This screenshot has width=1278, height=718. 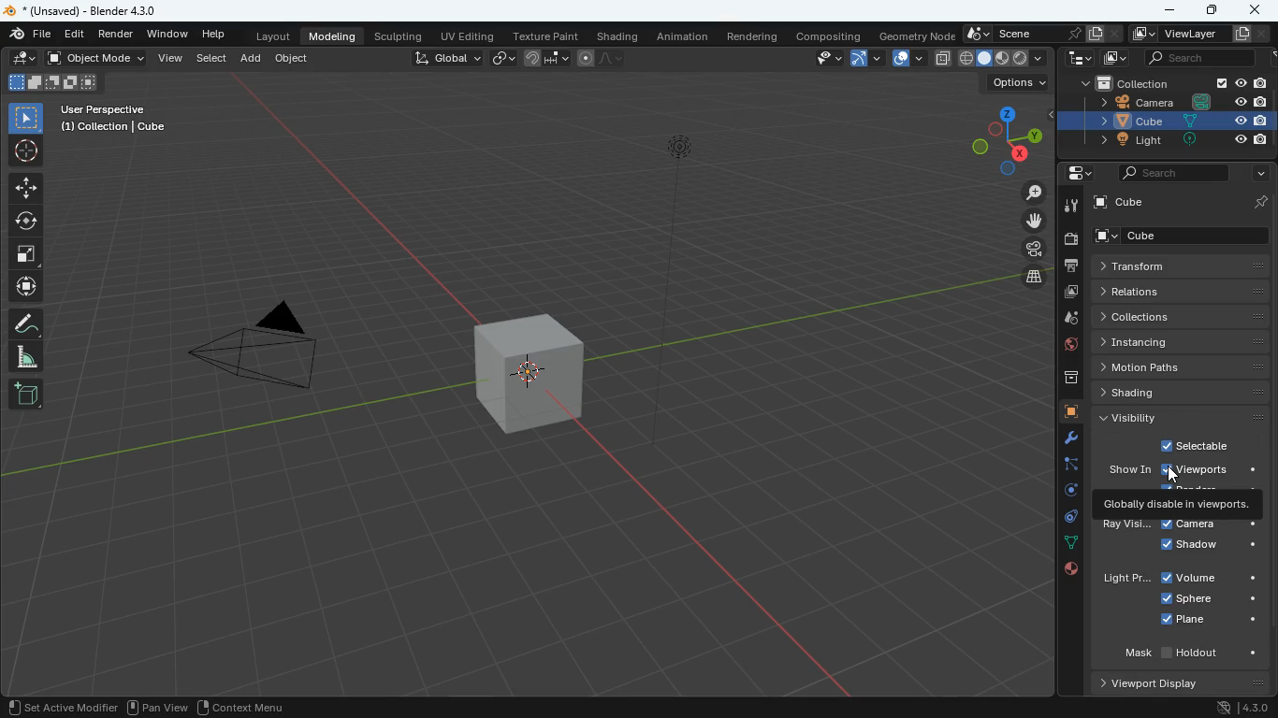 What do you see at coordinates (1208, 547) in the screenshot?
I see `shadow` at bounding box center [1208, 547].